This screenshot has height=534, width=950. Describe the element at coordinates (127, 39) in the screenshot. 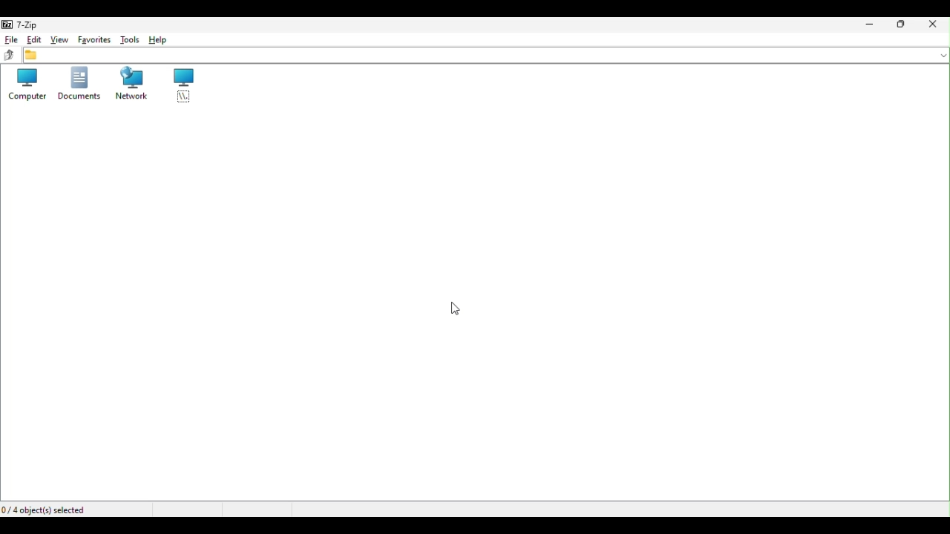

I see `Tools` at that location.